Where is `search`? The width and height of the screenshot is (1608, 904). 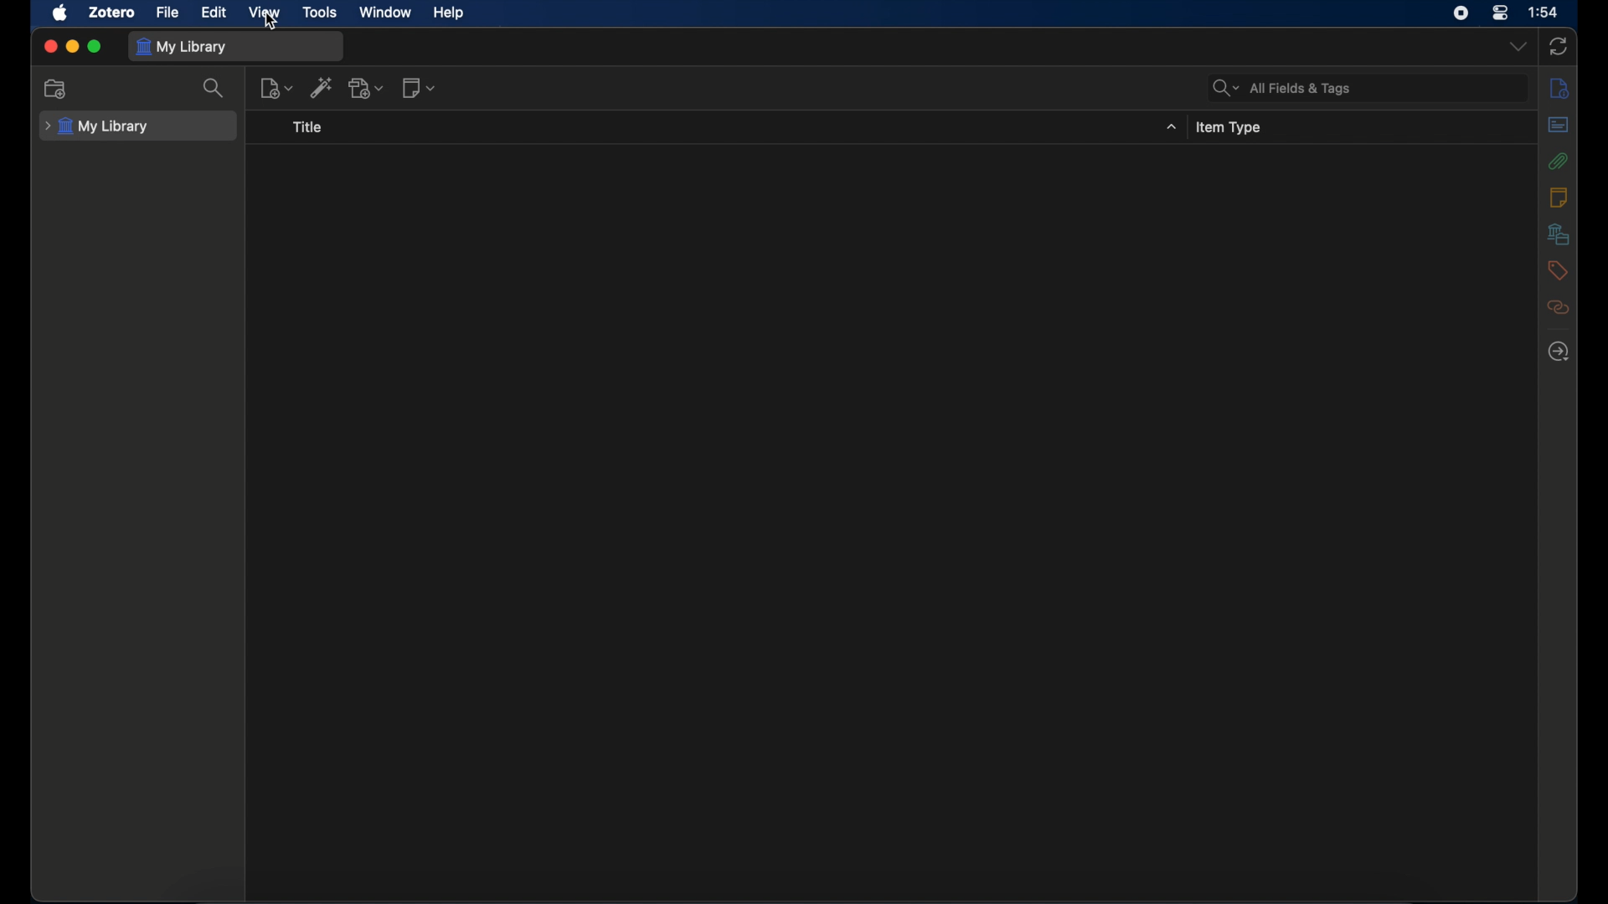
search is located at coordinates (214, 89).